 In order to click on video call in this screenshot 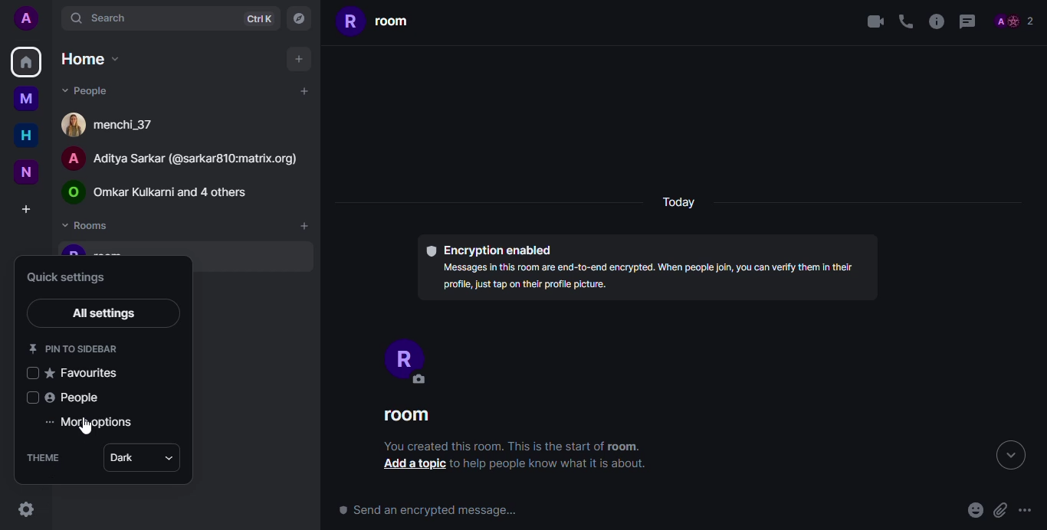, I will do `click(874, 21)`.